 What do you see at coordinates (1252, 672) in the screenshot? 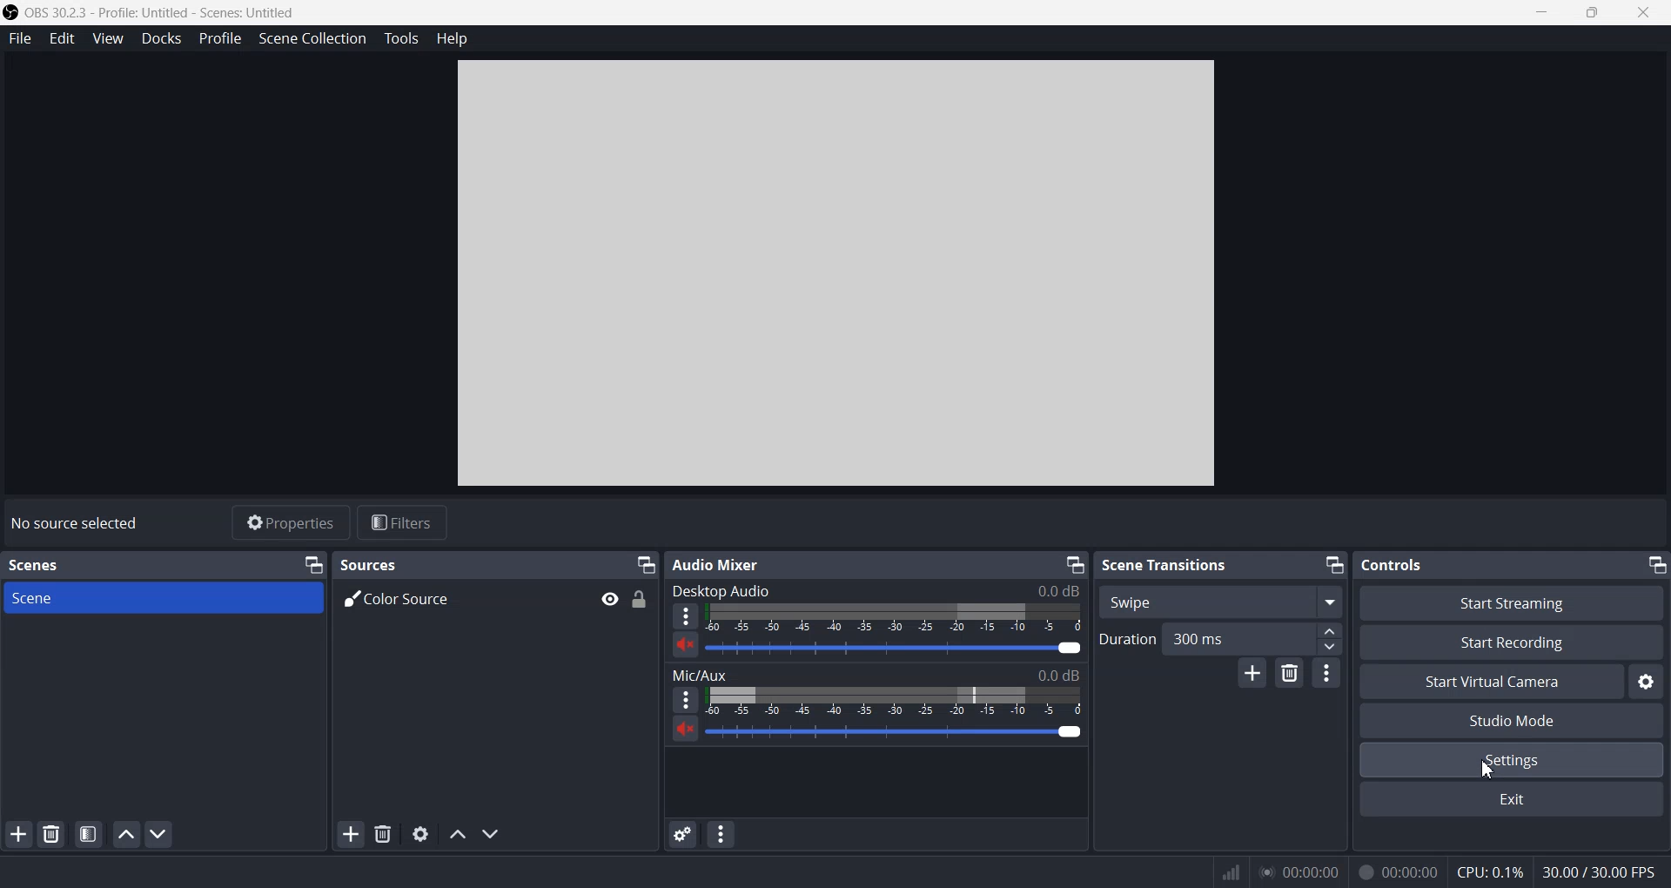
I see `Add configurable Transition` at bounding box center [1252, 672].